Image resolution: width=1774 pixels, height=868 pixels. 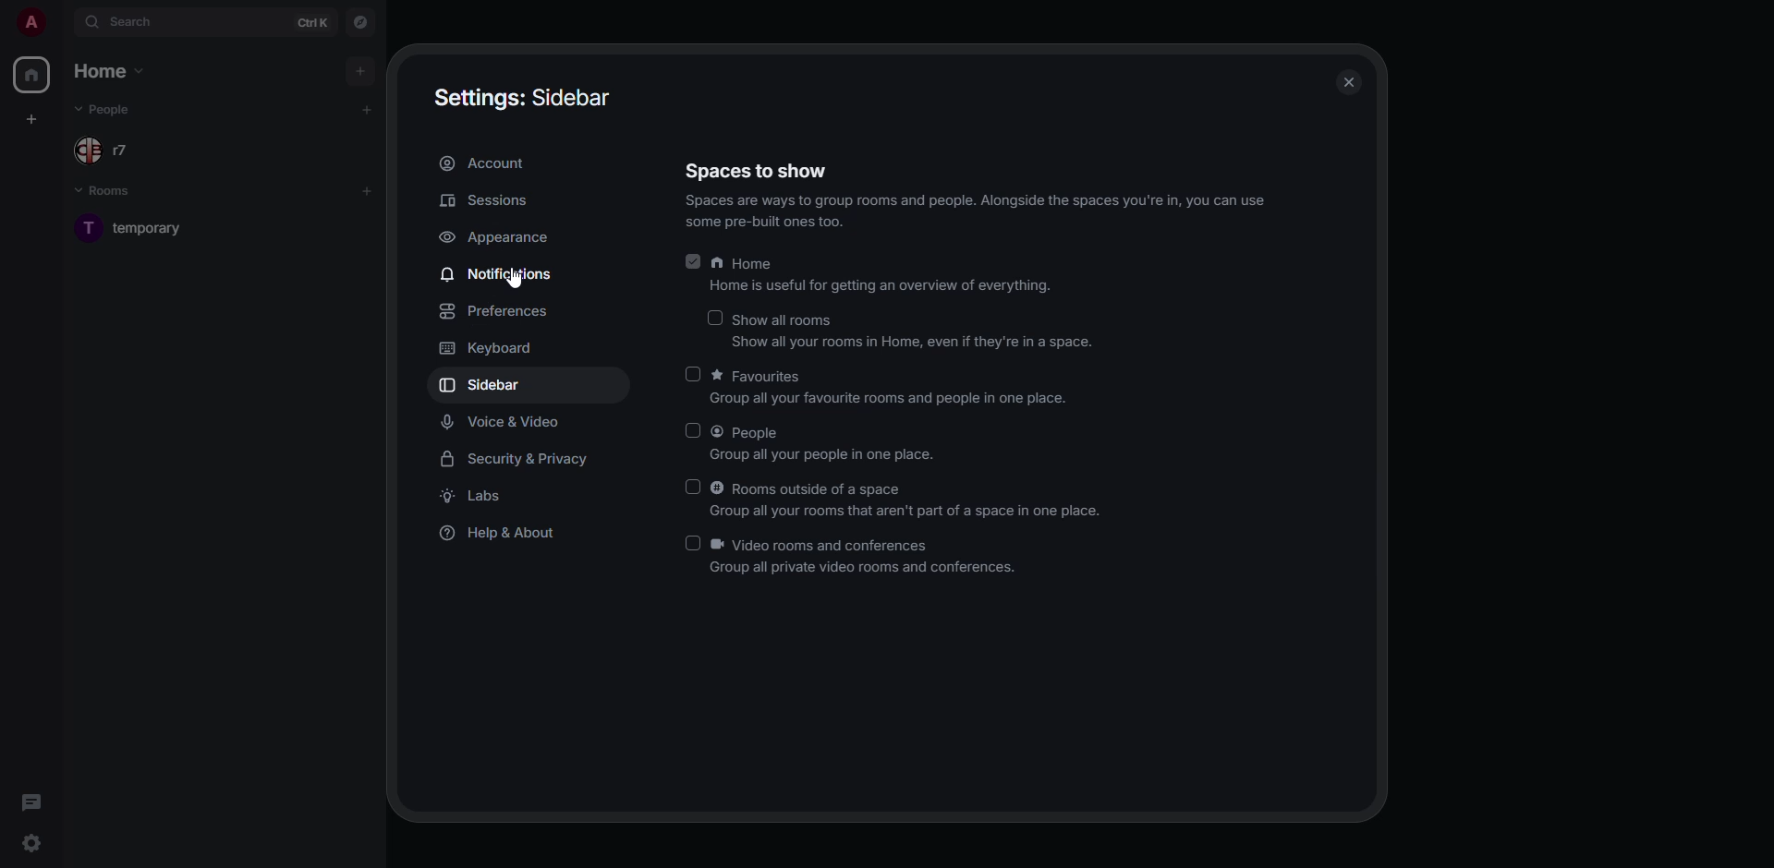 I want to click on show all rooms, so click(x=916, y=332).